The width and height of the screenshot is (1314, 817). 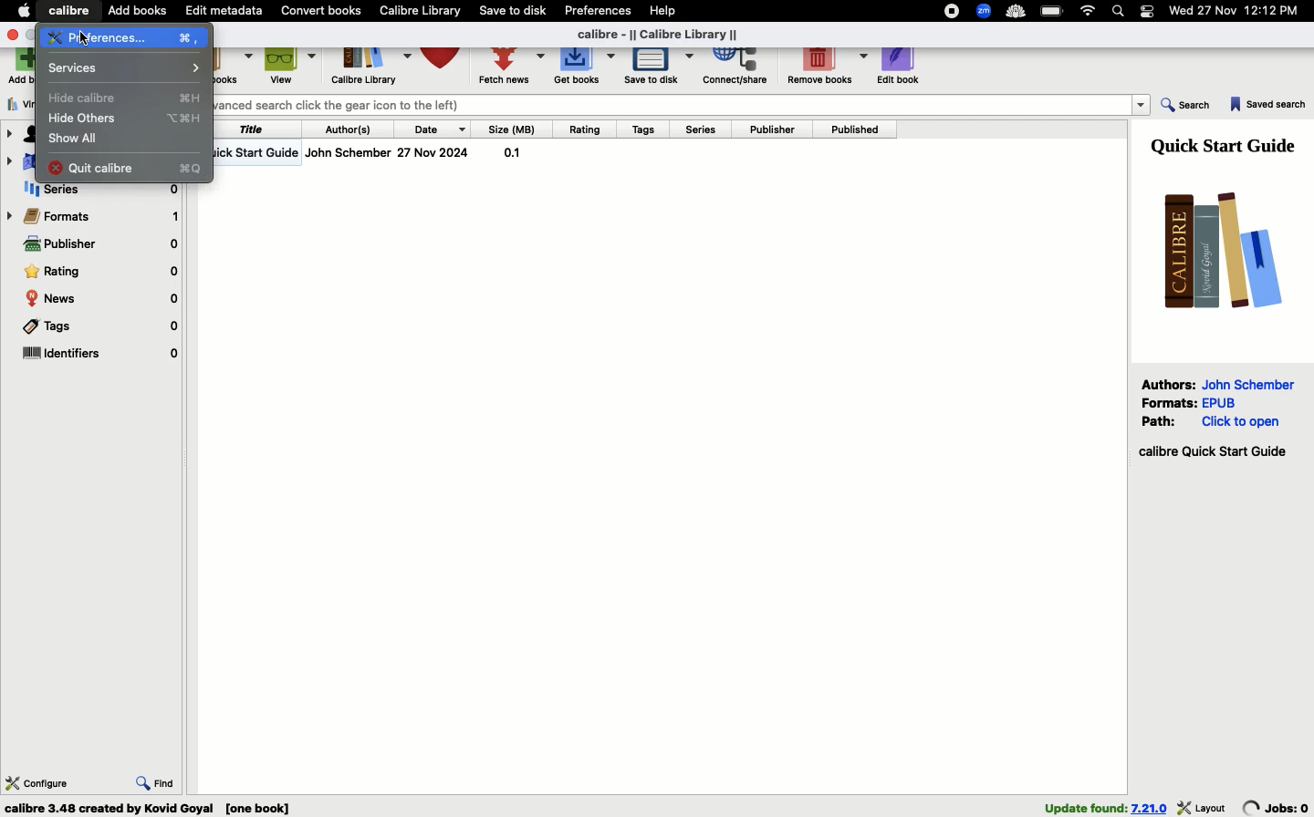 What do you see at coordinates (587, 68) in the screenshot?
I see `Get books` at bounding box center [587, 68].